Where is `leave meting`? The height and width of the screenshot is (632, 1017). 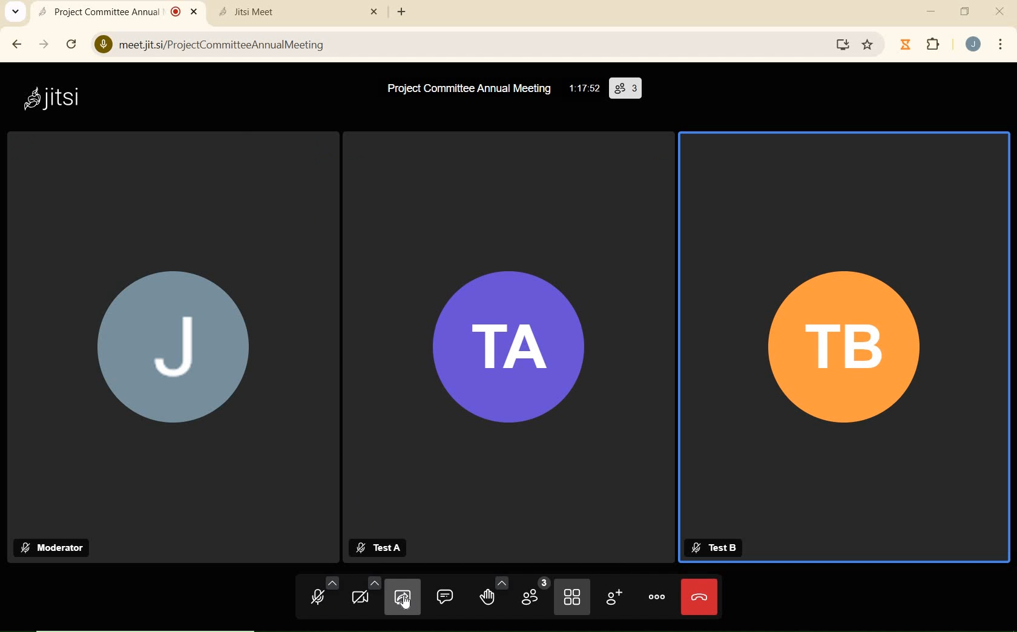
leave meting is located at coordinates (699, 597).